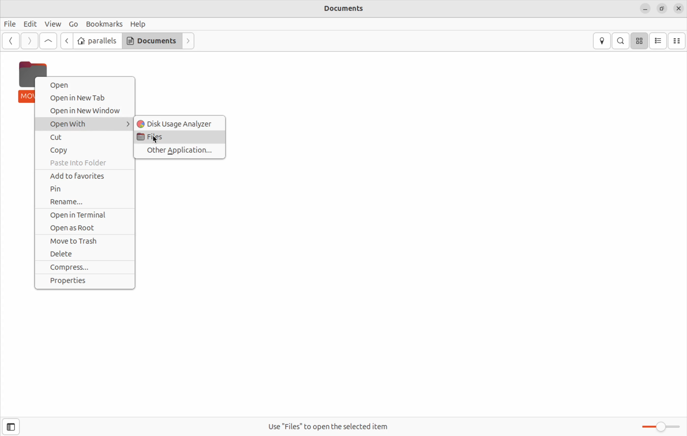 This screenshot has width=687, height=436. I want to click on Documents, so click(350, 9).